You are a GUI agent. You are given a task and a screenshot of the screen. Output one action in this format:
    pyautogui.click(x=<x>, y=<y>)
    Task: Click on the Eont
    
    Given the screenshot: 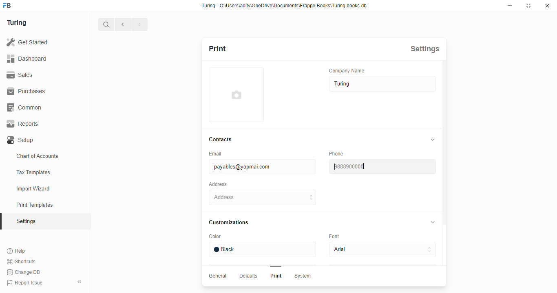 What is the action you would take?
    pyautogui.click(x=335, y=235)
    